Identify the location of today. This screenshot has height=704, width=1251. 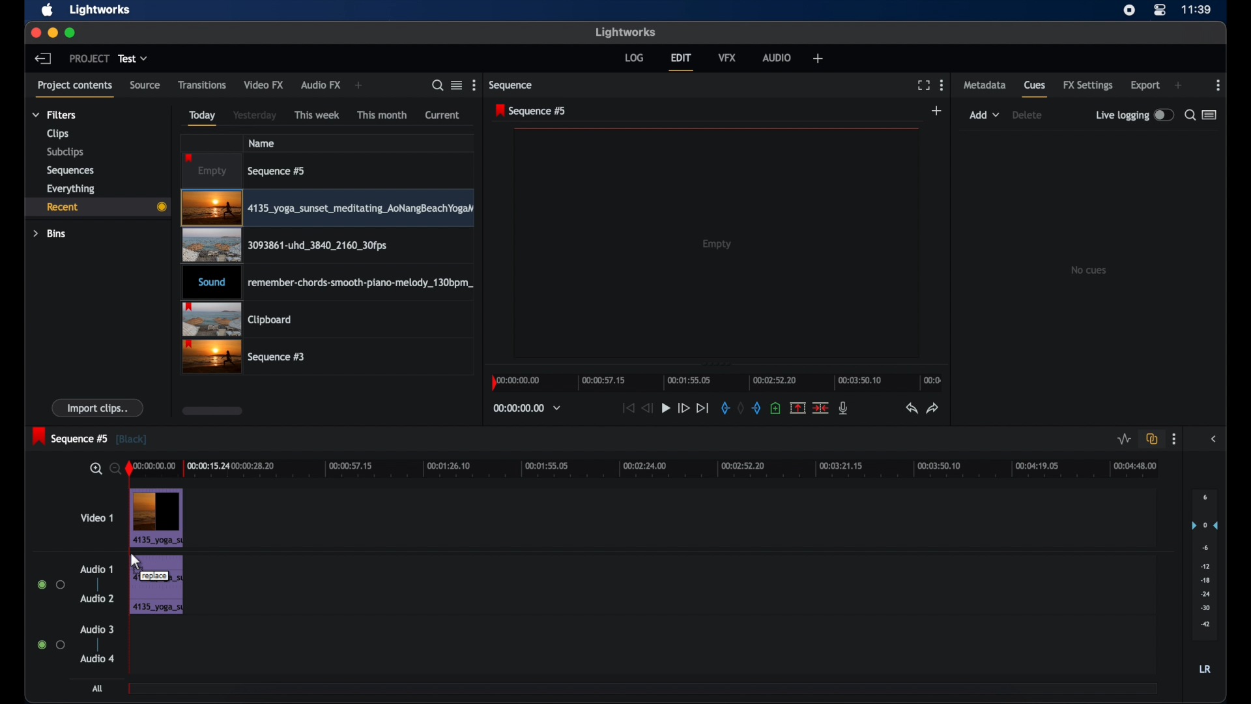
(203, 118).